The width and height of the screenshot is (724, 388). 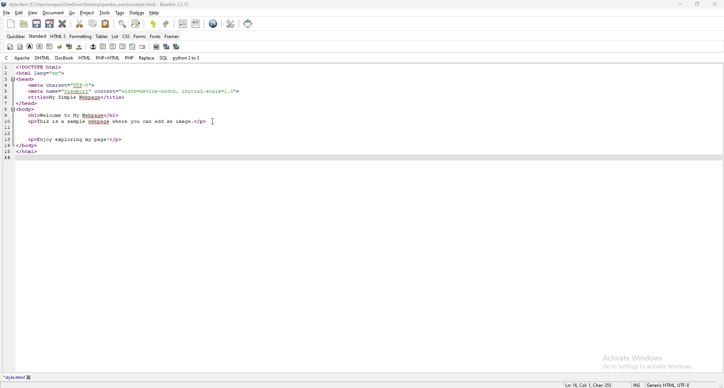 I want to click on project, so click(x=86, y=13).